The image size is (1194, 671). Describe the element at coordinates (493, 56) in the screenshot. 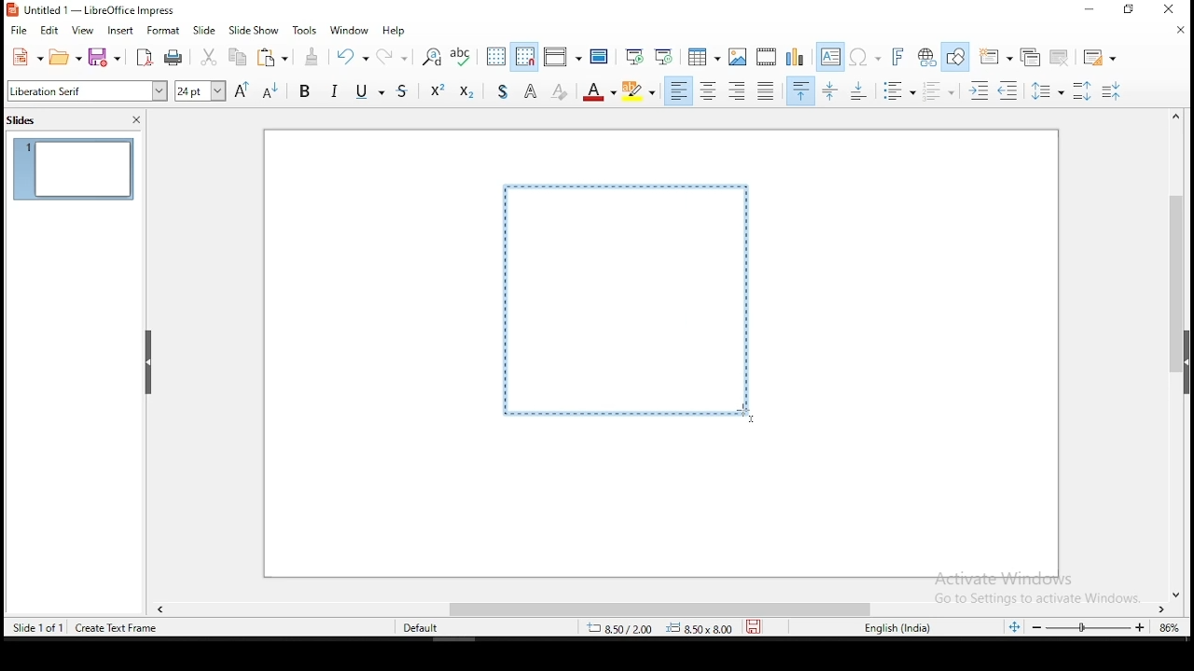

I see `display grid` at that location.